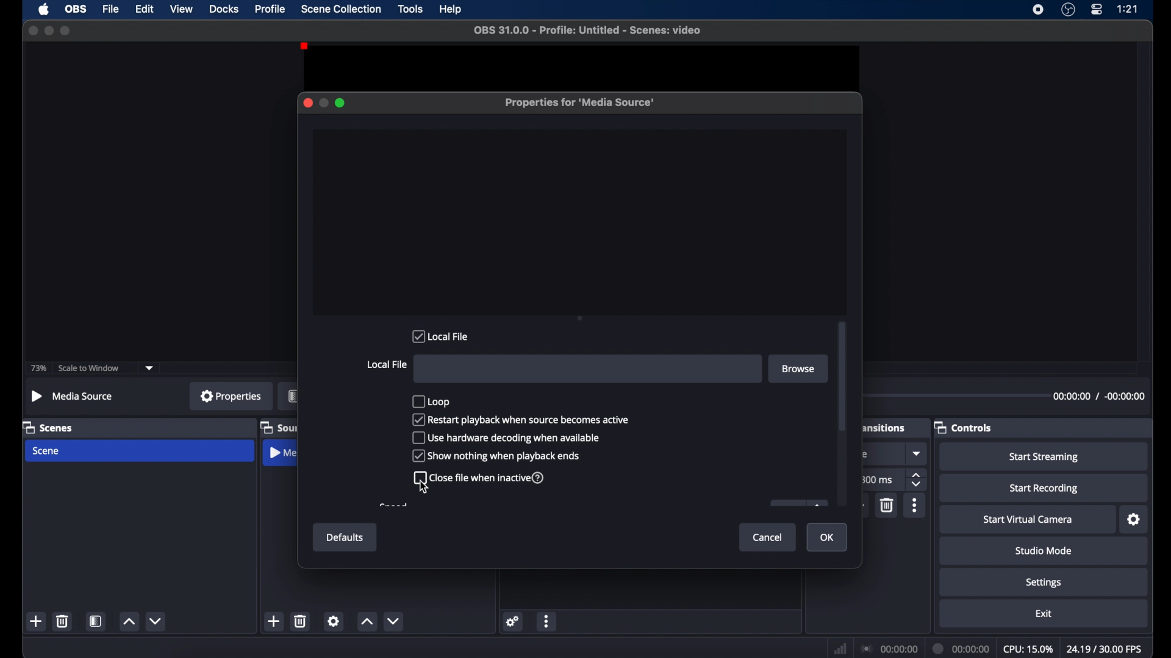  What do you see at coordinates (45, 451) in the screenshot?
I see `scene` at bounding box center [45, 451].